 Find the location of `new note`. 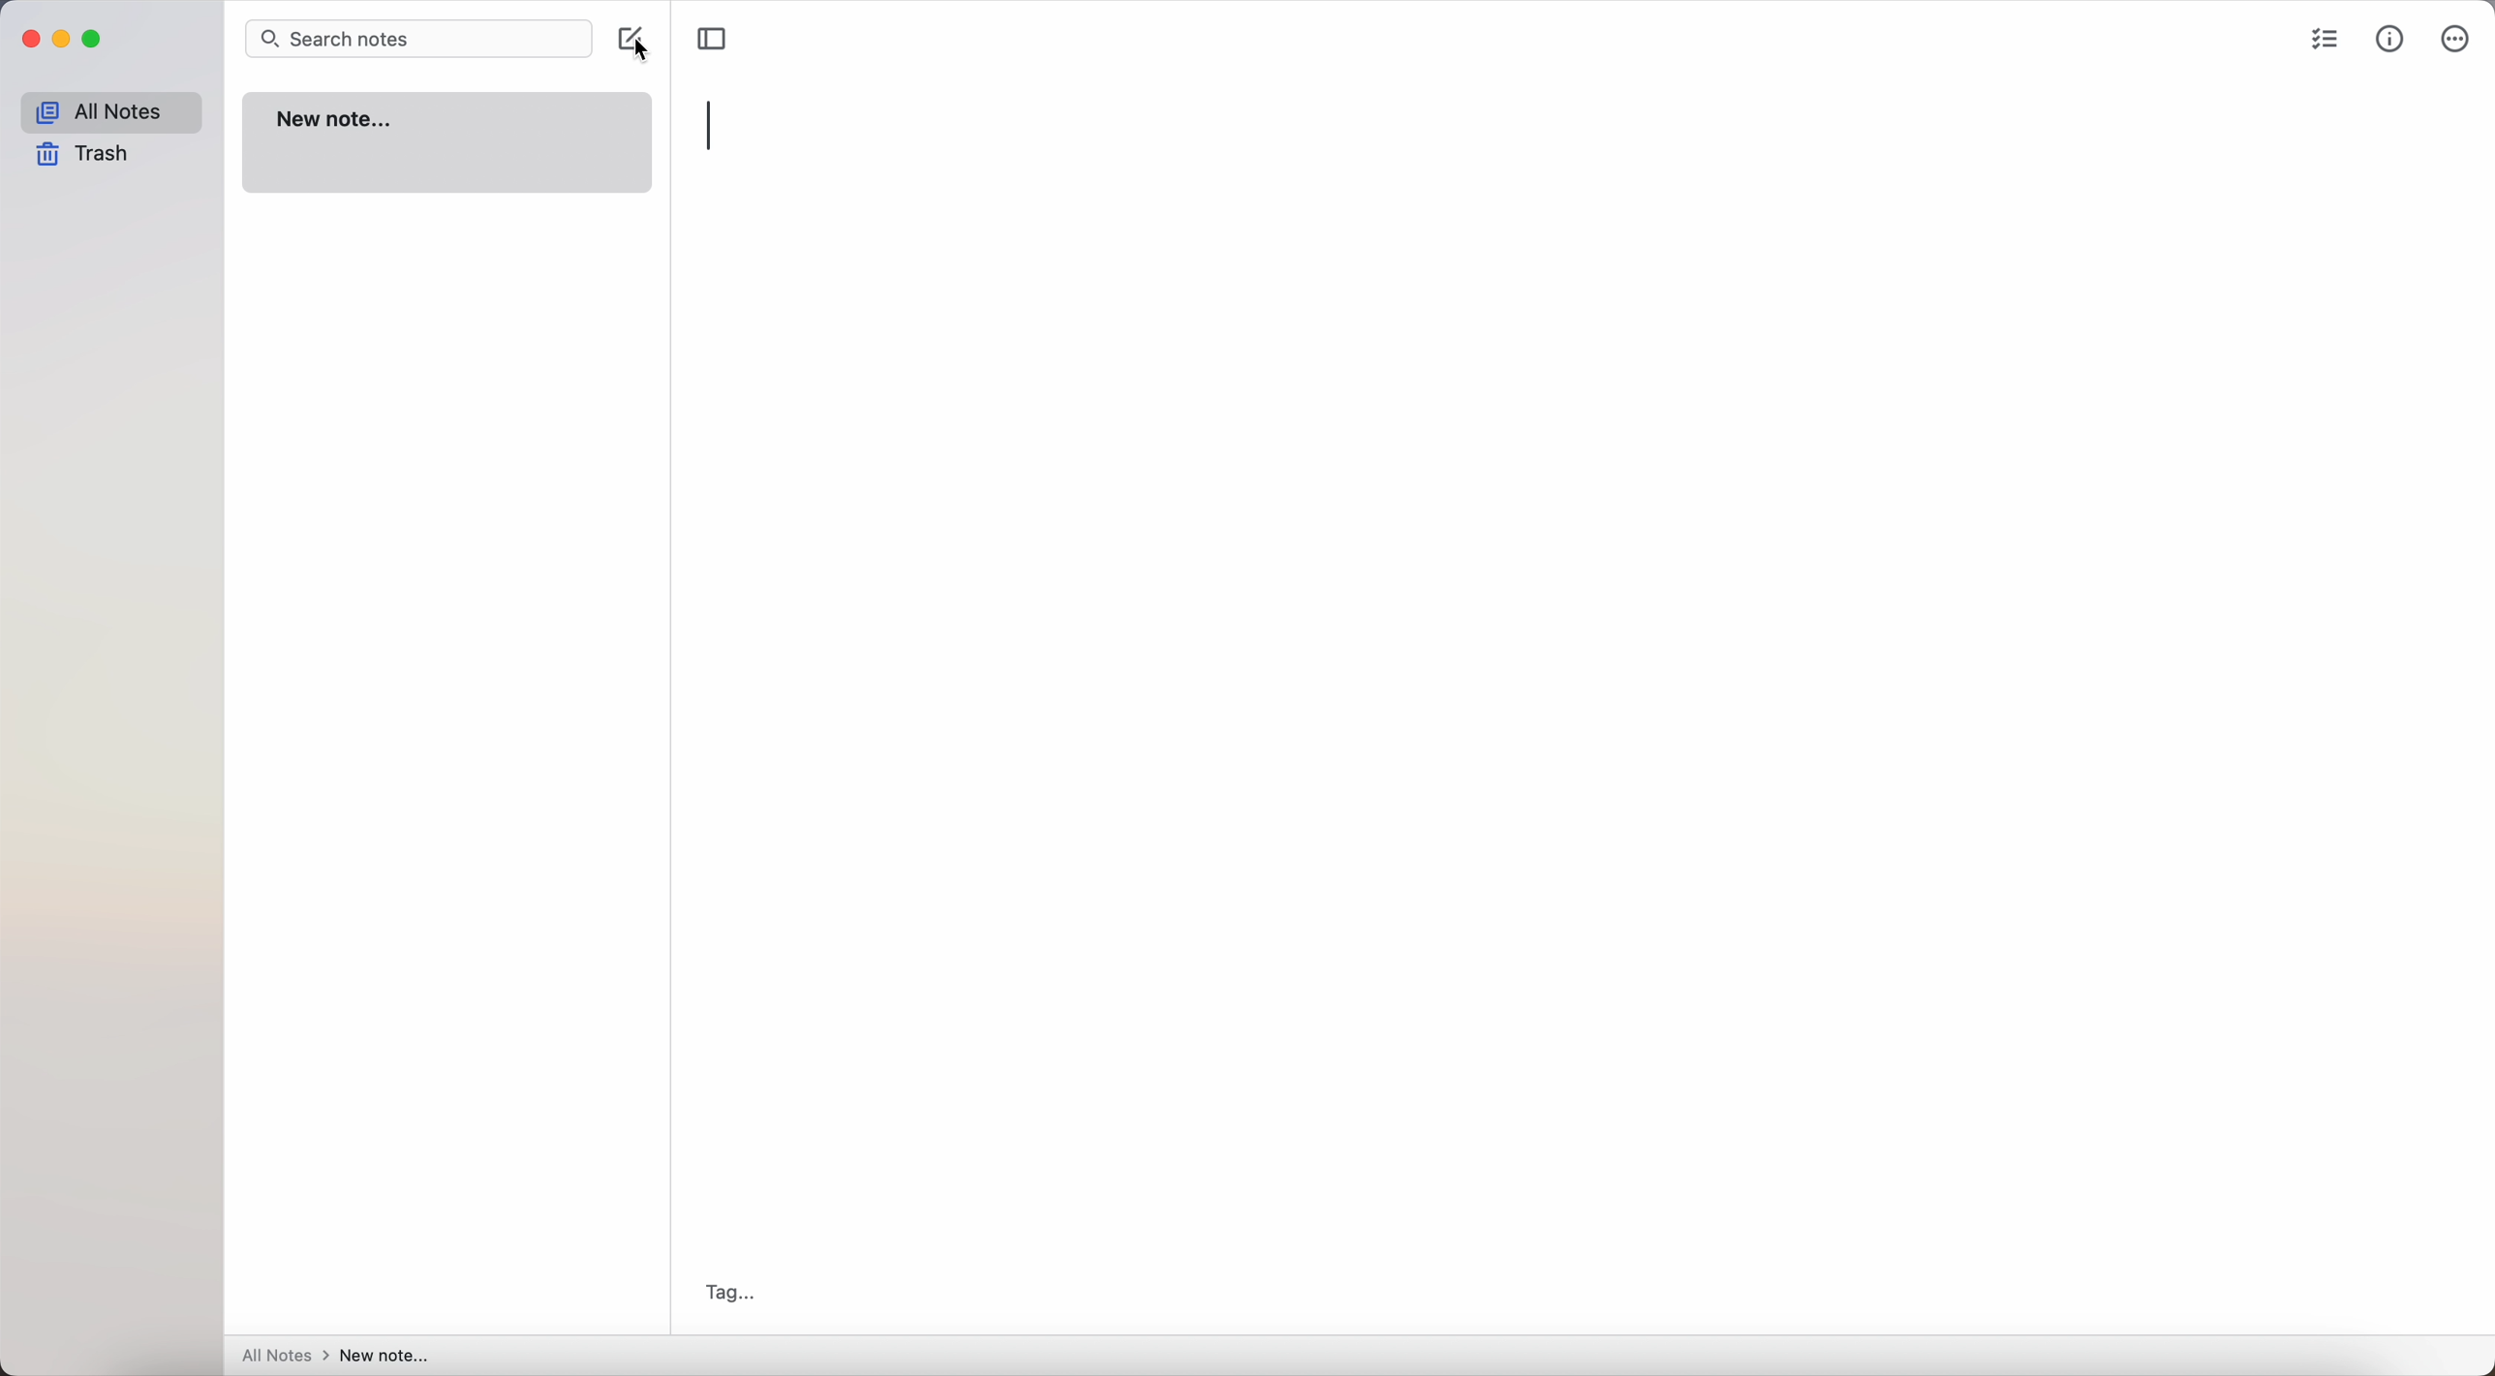

new note is located at coordinates (447, 145).